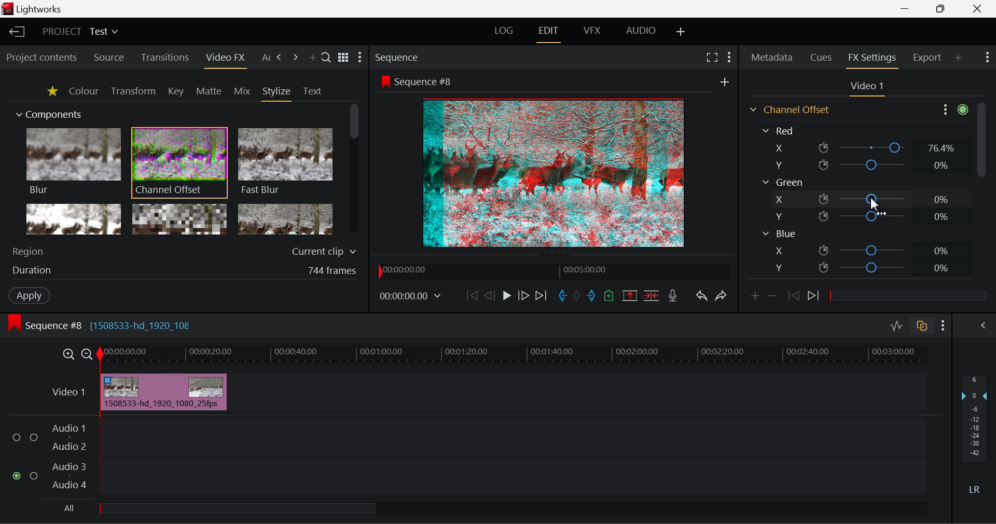 Image resolution: width=996 pixels, height=524 pixels. I want to click on Cues, so click(821, 57).